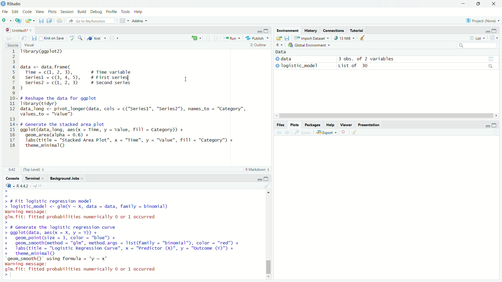 The width and height of the screenshot is (502, 282). Describe the element at coordinates (267, 30) in the screenshot. I see `maximise` at that location.